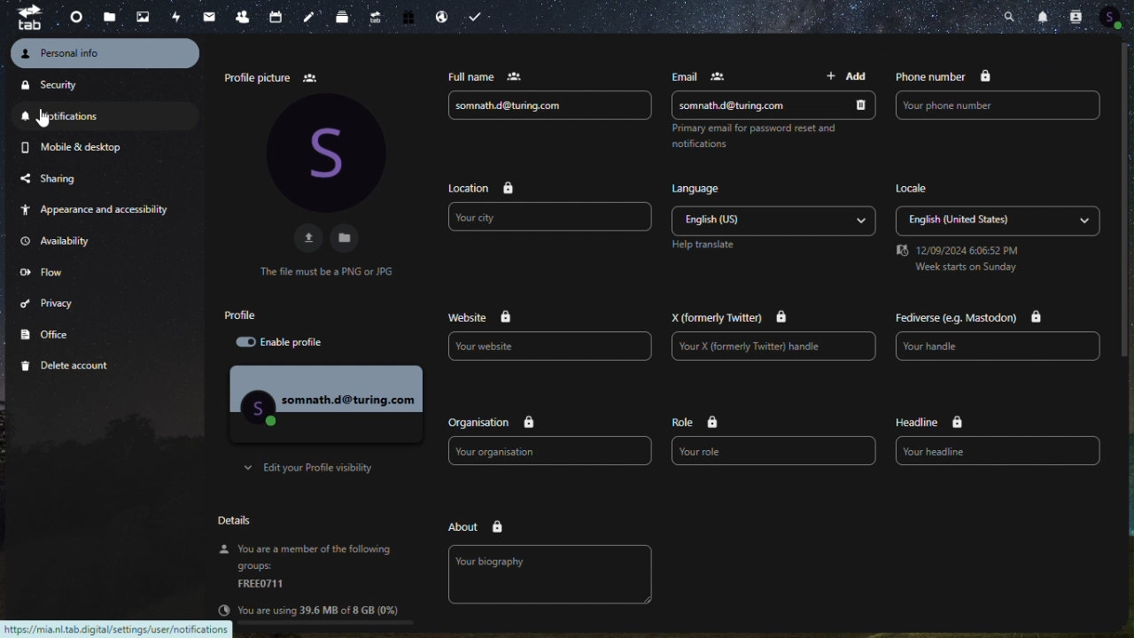  Describe the element at coordinates (472, 16) in the screenshot. I see `task` at that location.